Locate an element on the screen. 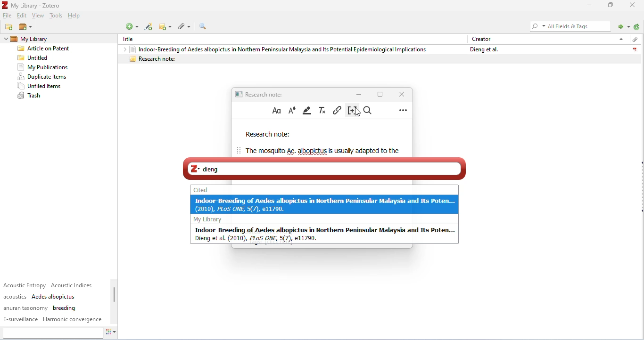  all fields and tagd is located at coordinates (569, 26).